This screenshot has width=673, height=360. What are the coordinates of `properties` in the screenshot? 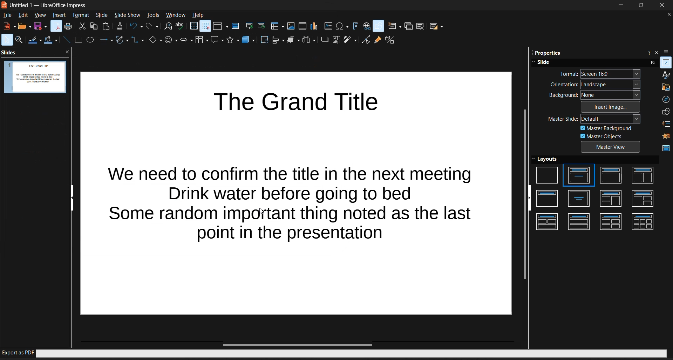 It's located at (547, 53).